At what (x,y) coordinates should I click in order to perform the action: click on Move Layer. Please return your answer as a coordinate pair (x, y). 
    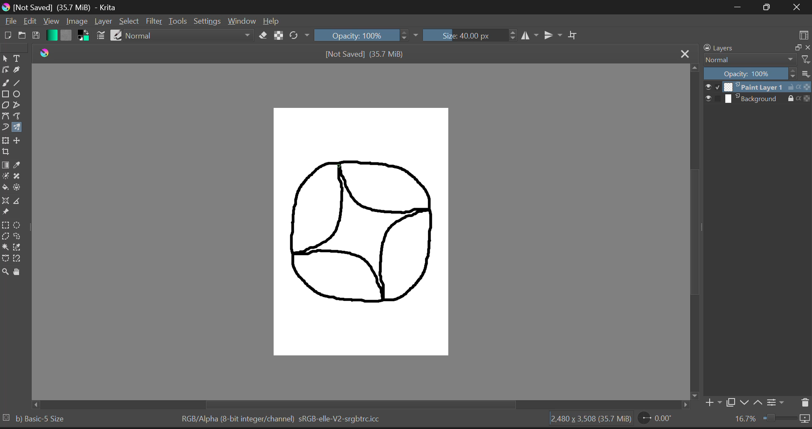
    Looking at the image, I should click on (19, 141).